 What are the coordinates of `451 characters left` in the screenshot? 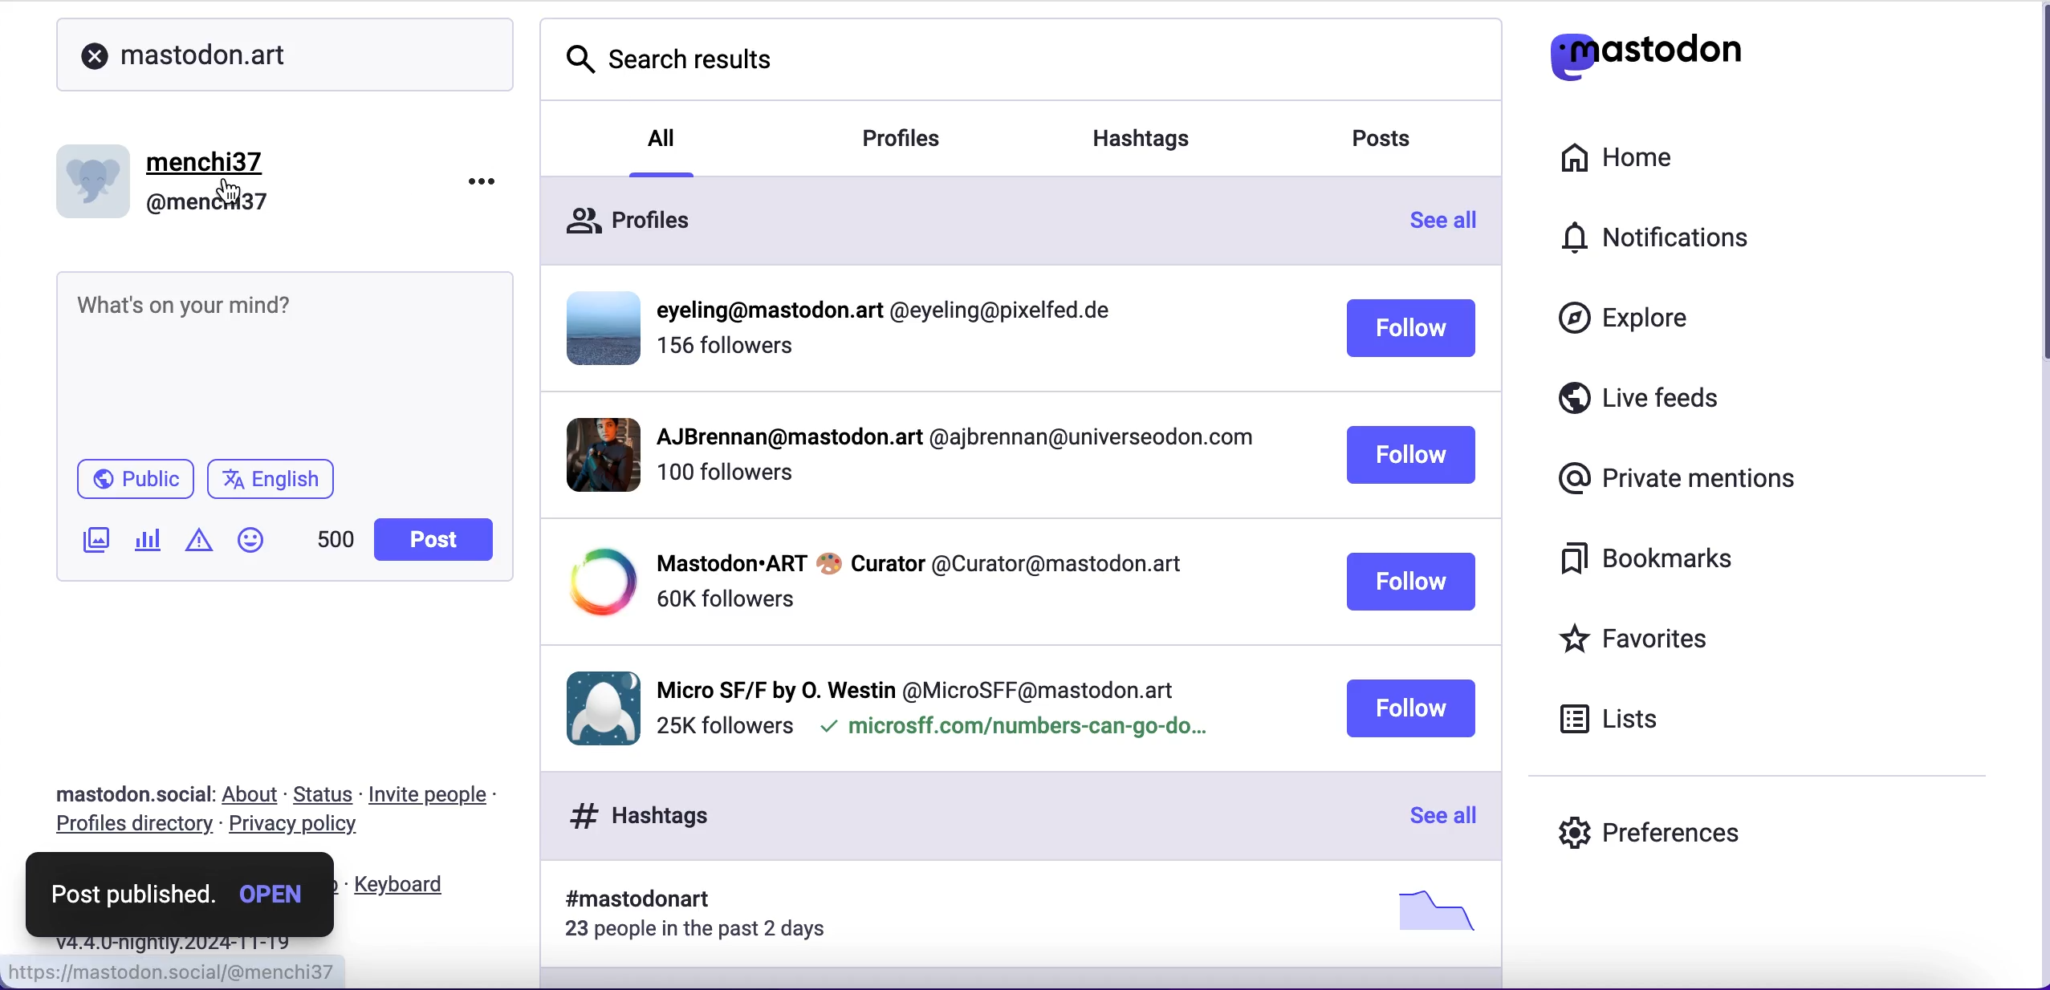 It's located at (336, 545).